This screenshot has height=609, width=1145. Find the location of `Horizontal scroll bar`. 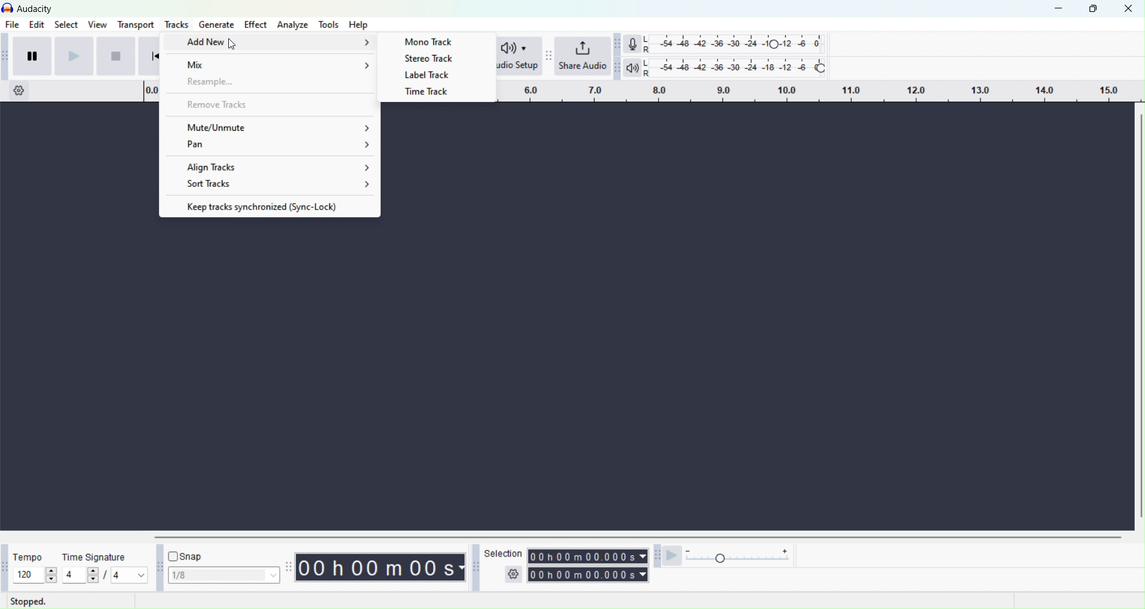

Horizontal scroll bar is located at coordinates (1138, 316).